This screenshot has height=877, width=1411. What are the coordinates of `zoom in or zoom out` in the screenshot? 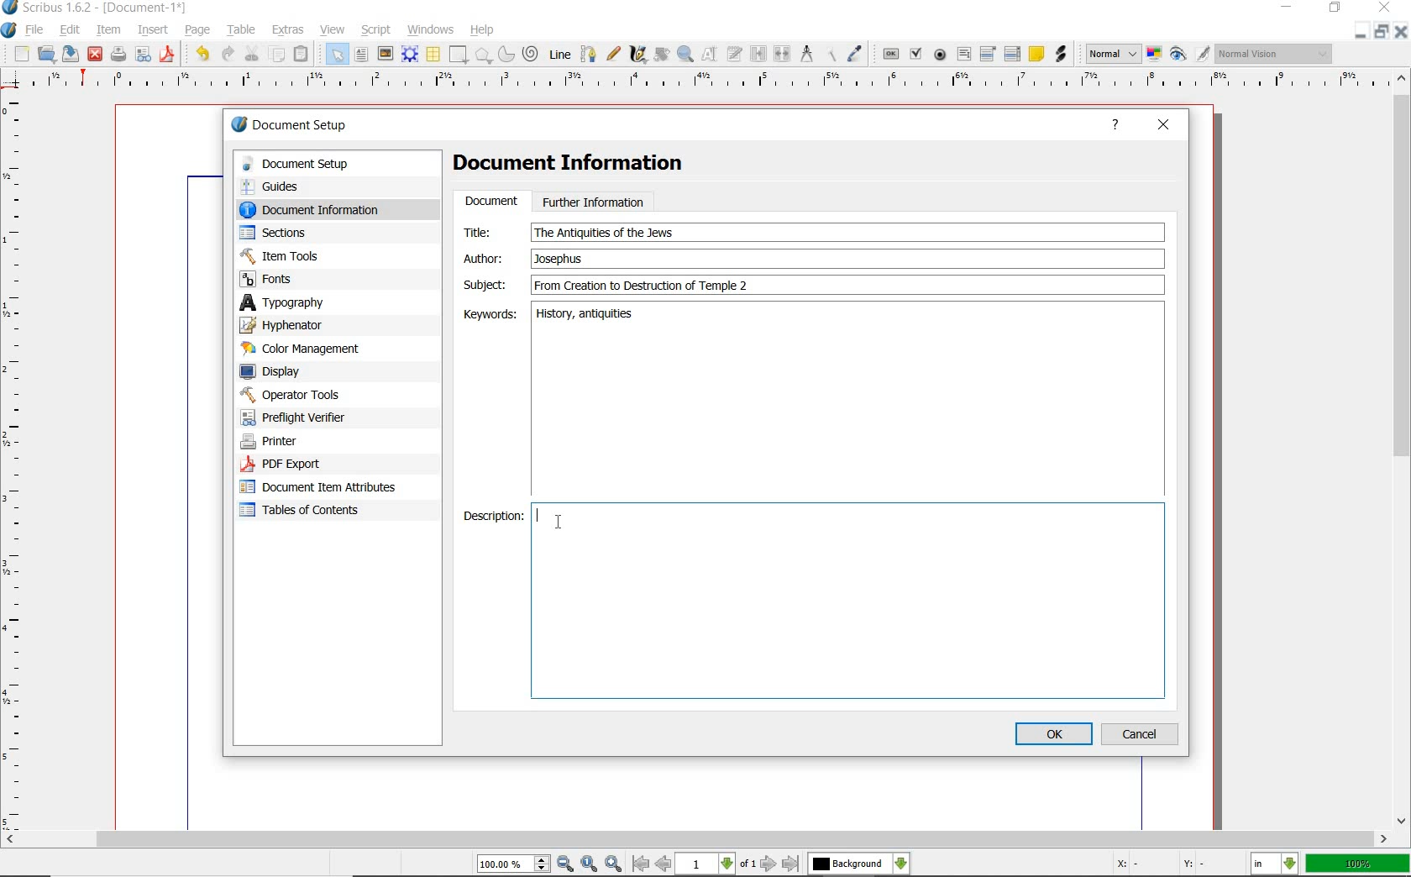 It's located at (685, 55).